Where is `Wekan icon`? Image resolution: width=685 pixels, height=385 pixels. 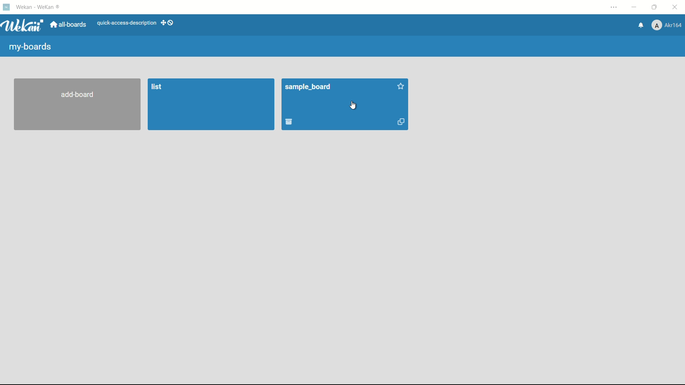
Wekan icon is located at coordinates (7, 7).